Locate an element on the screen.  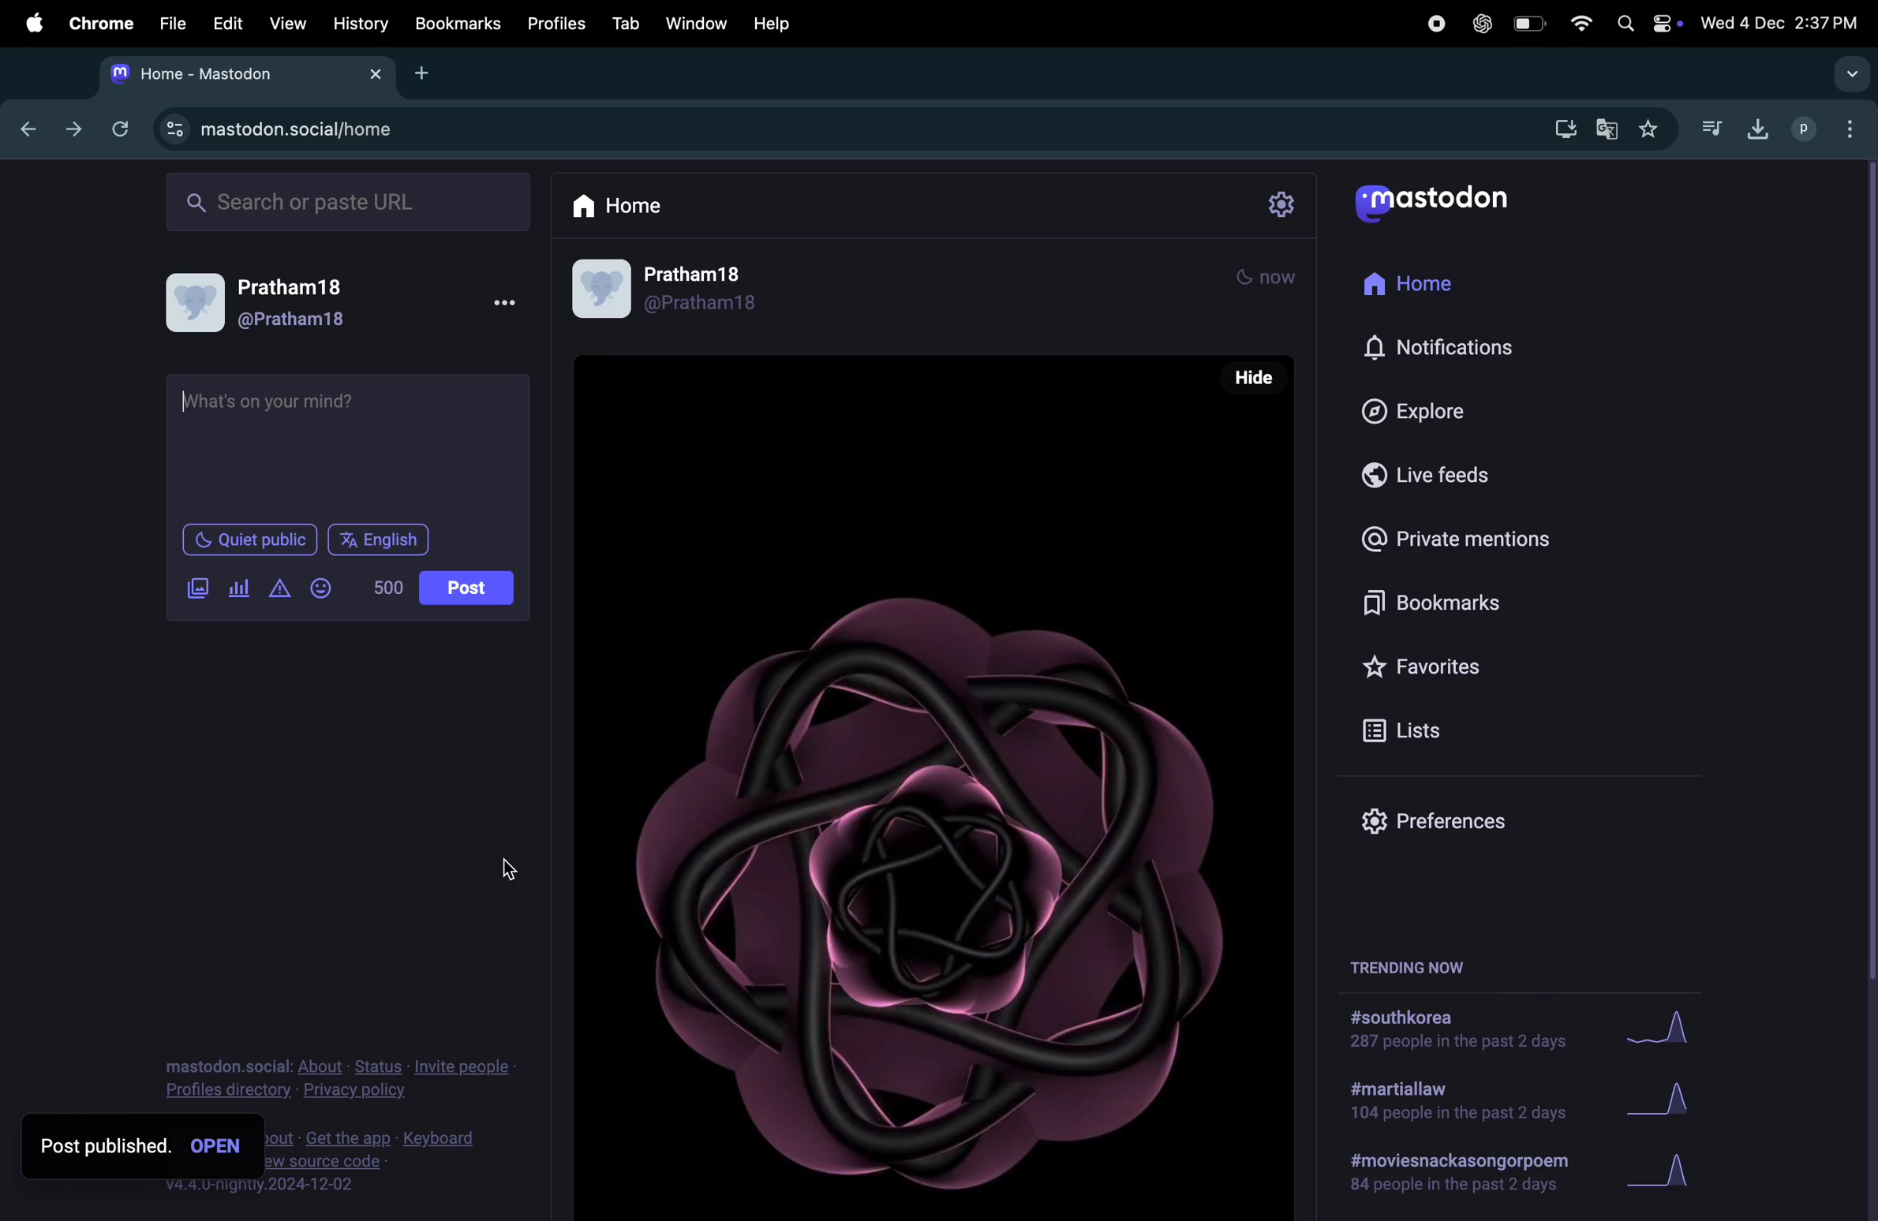
chrome profiles is located at coordinates (1827, 126).